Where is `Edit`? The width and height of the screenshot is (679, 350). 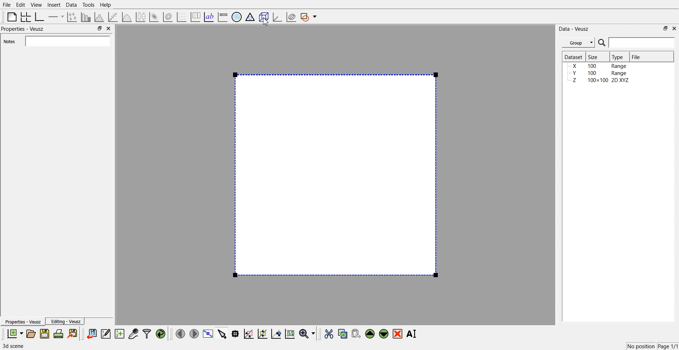
Edit is located at coordinates (20, 5).